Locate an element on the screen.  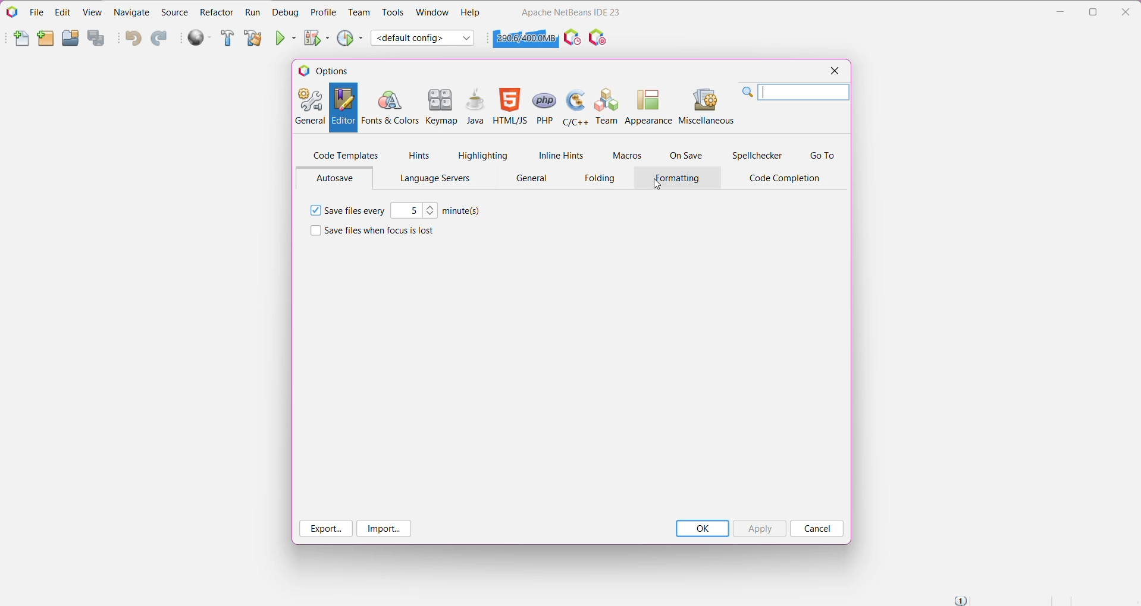
Application Name is located at coordinates (570, 12).